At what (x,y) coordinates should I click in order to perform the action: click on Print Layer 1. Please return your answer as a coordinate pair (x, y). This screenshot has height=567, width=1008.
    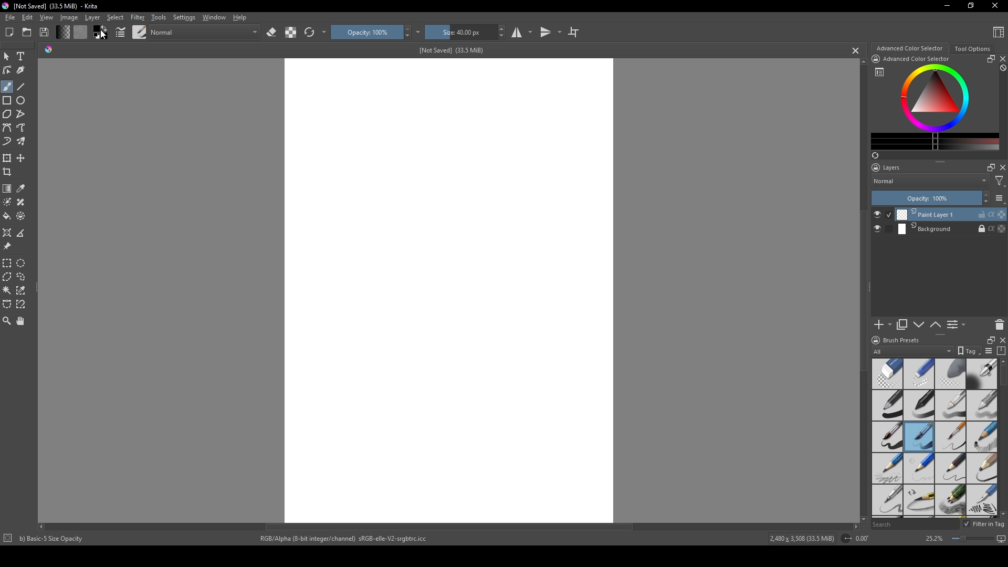
    Looking at the image, I should click on (951, 214).